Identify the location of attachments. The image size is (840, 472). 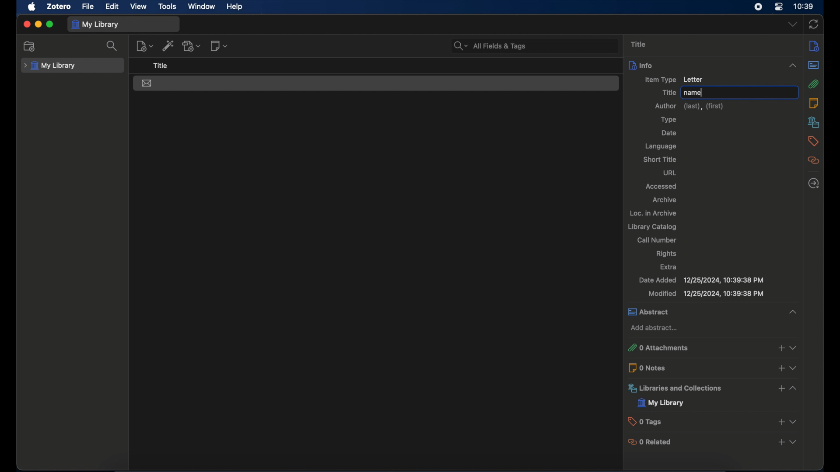
(814, 84).